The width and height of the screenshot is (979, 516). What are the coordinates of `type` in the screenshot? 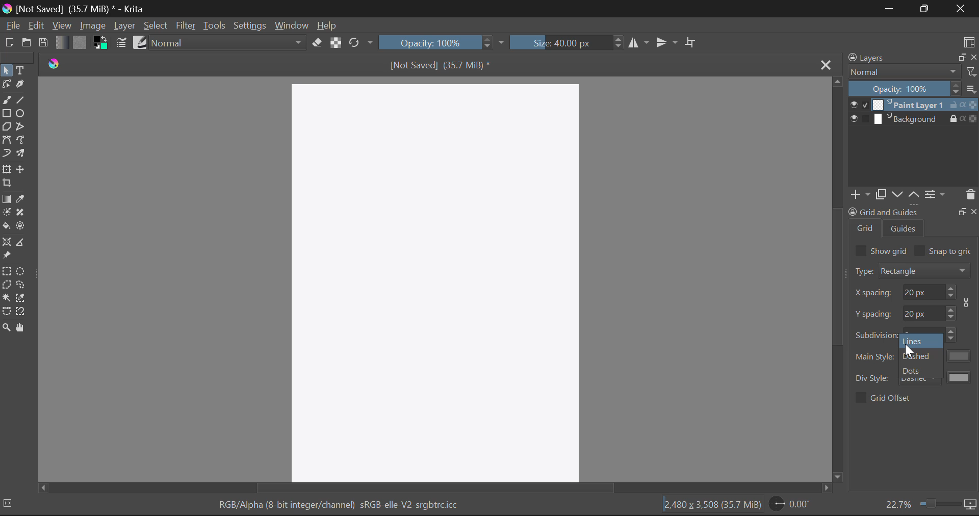 It's located at (863, 271).